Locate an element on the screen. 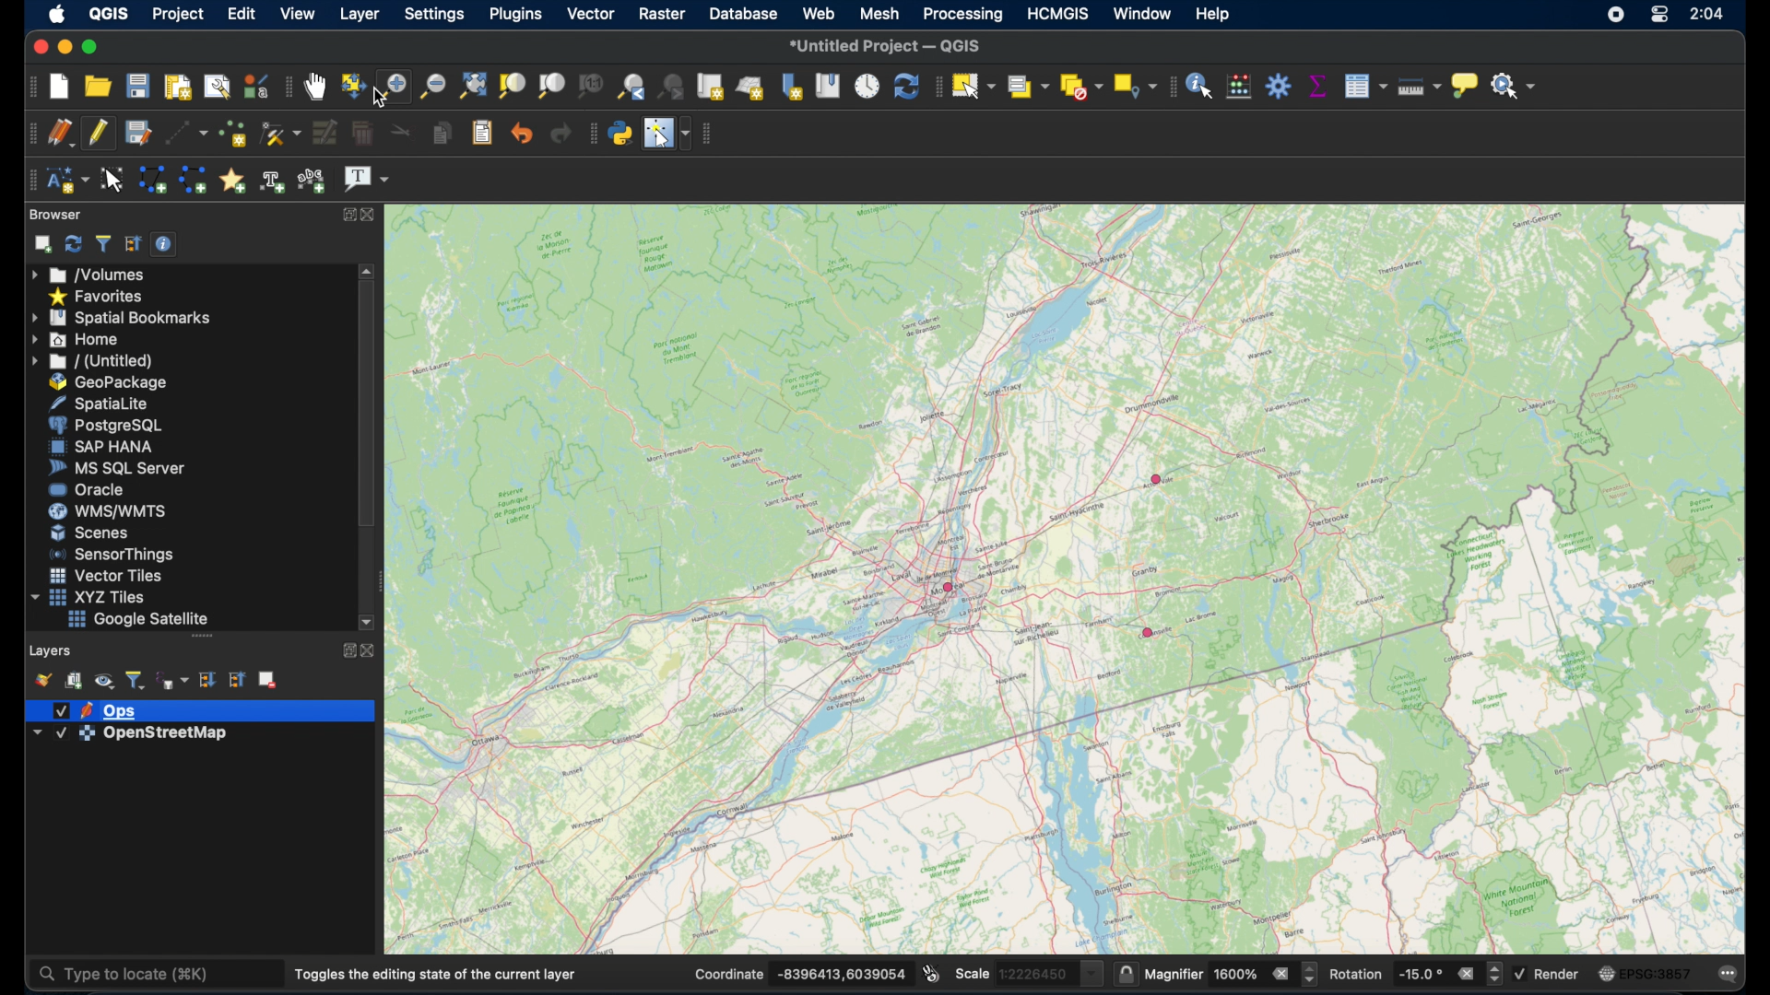  point feature is located at coordinates (1155, 478).